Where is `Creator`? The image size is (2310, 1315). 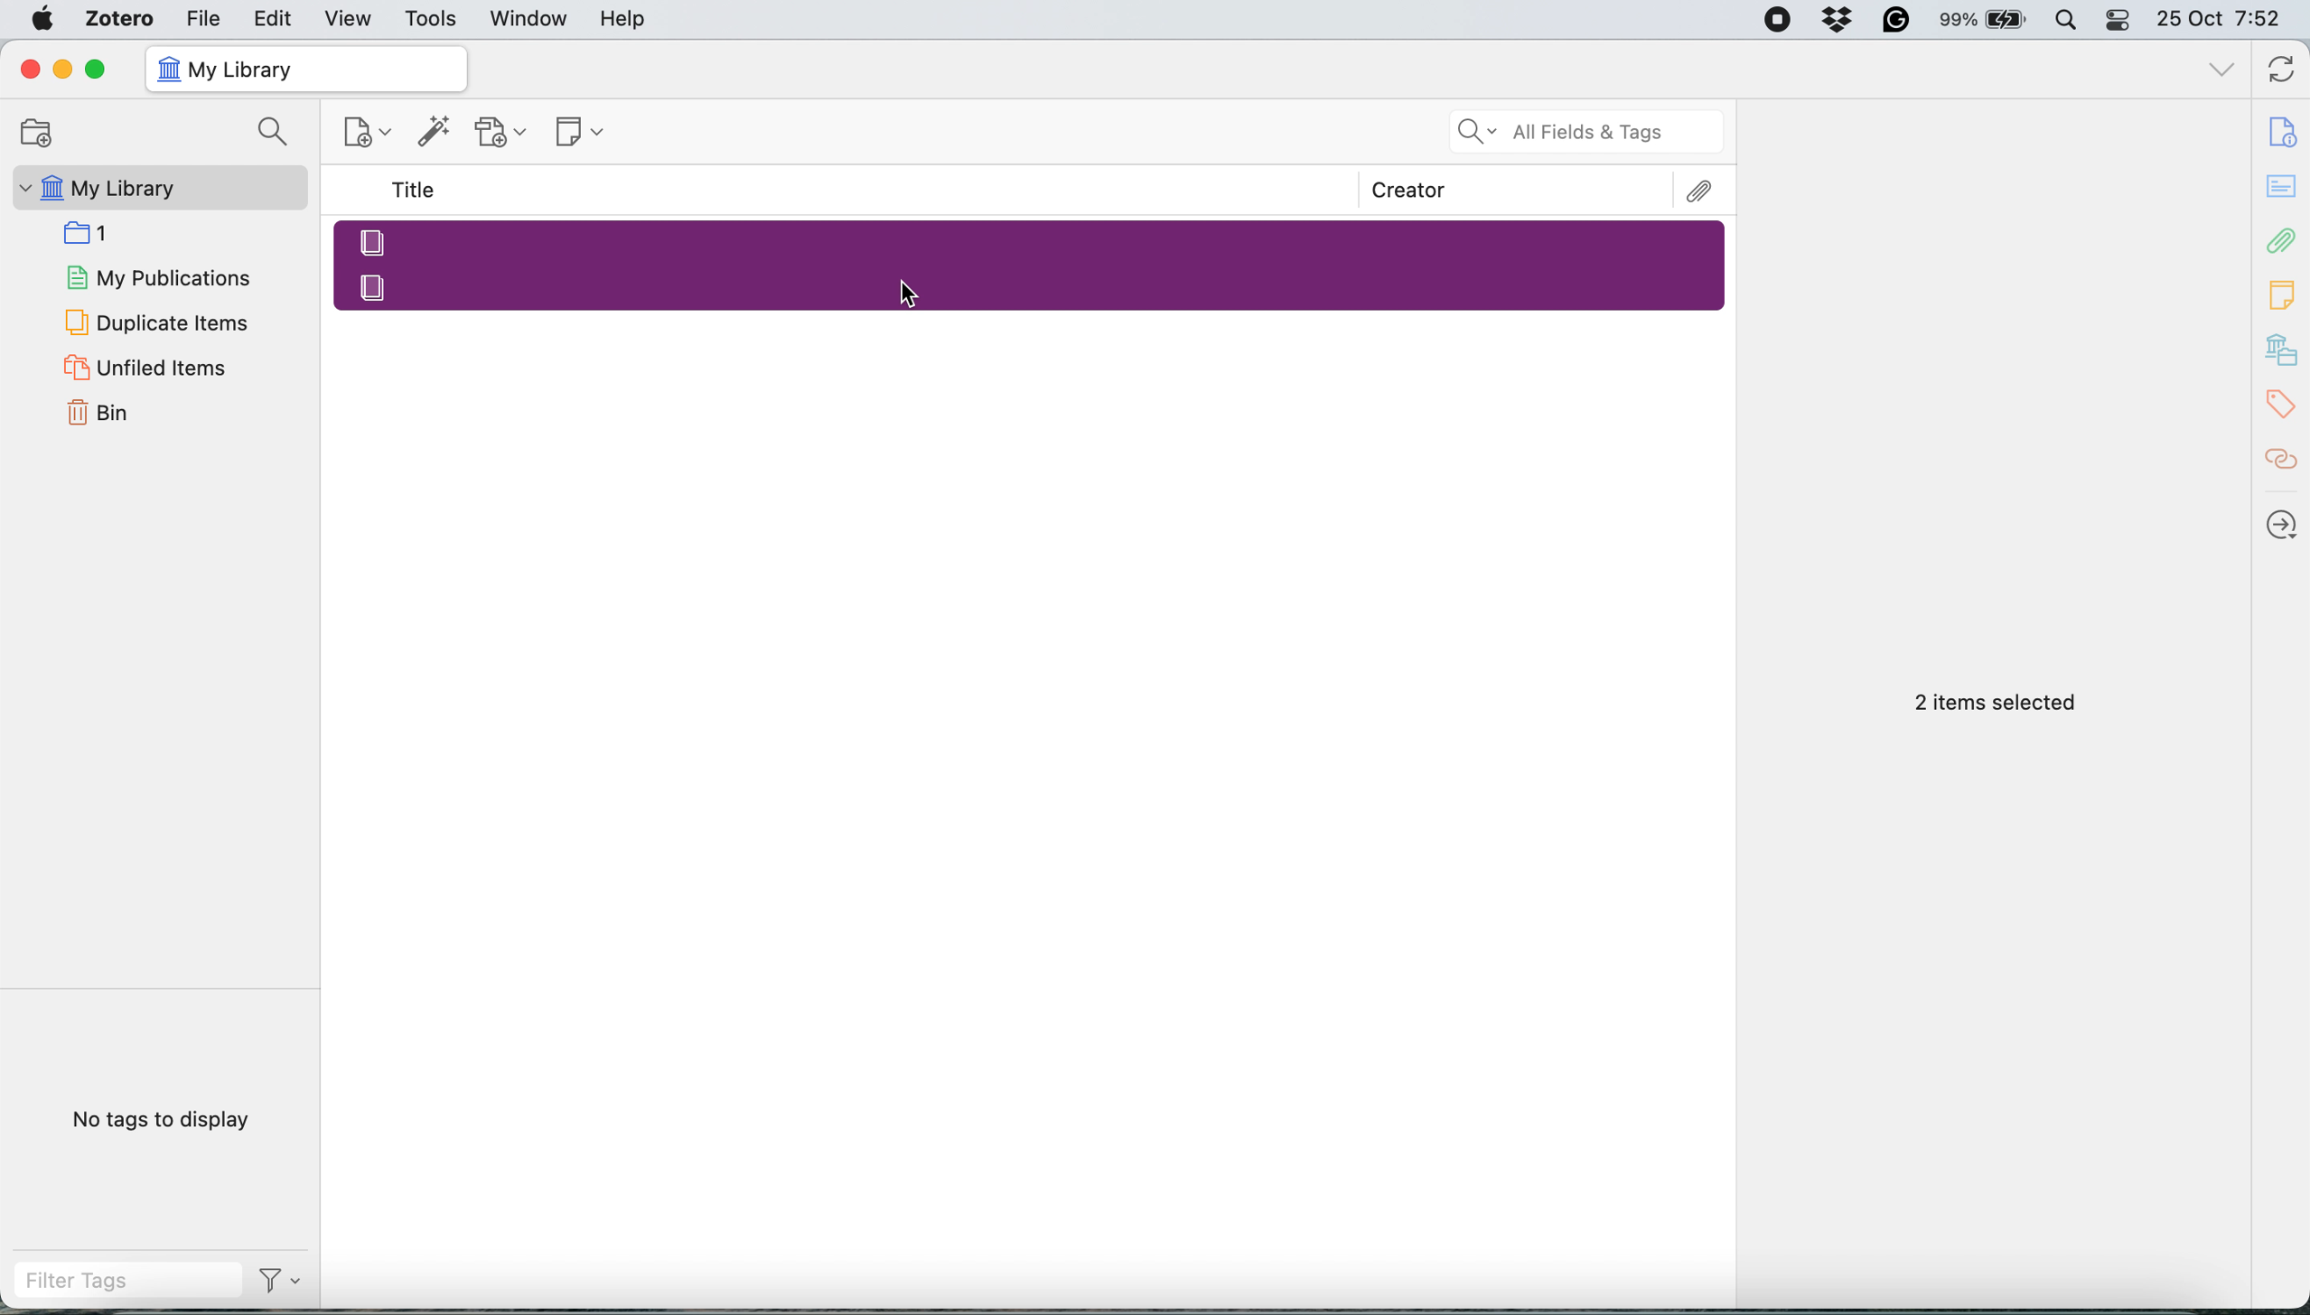
Creator is located at coordinates (1409, 190).